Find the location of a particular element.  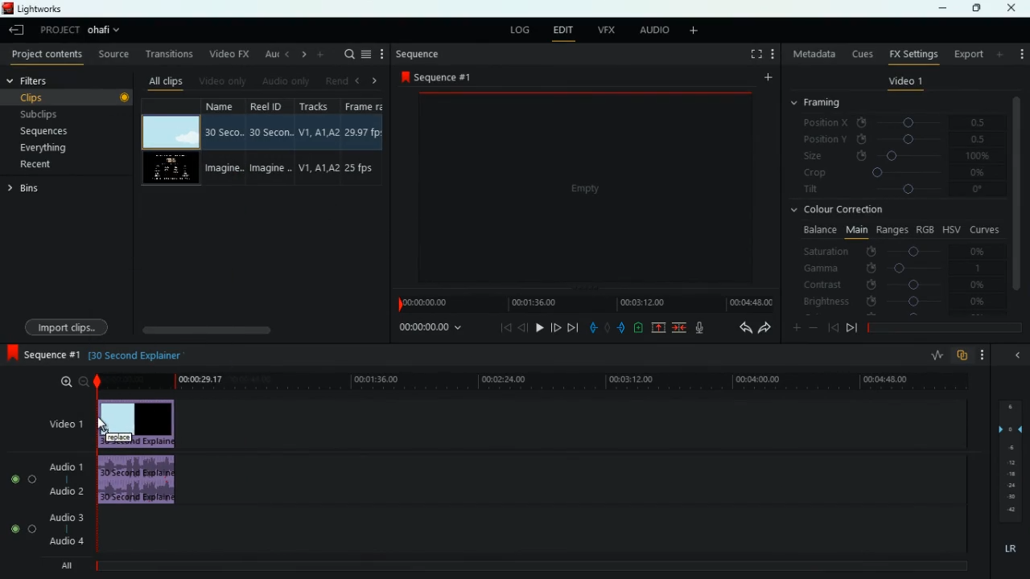

add is located at coordinates (766, 78).